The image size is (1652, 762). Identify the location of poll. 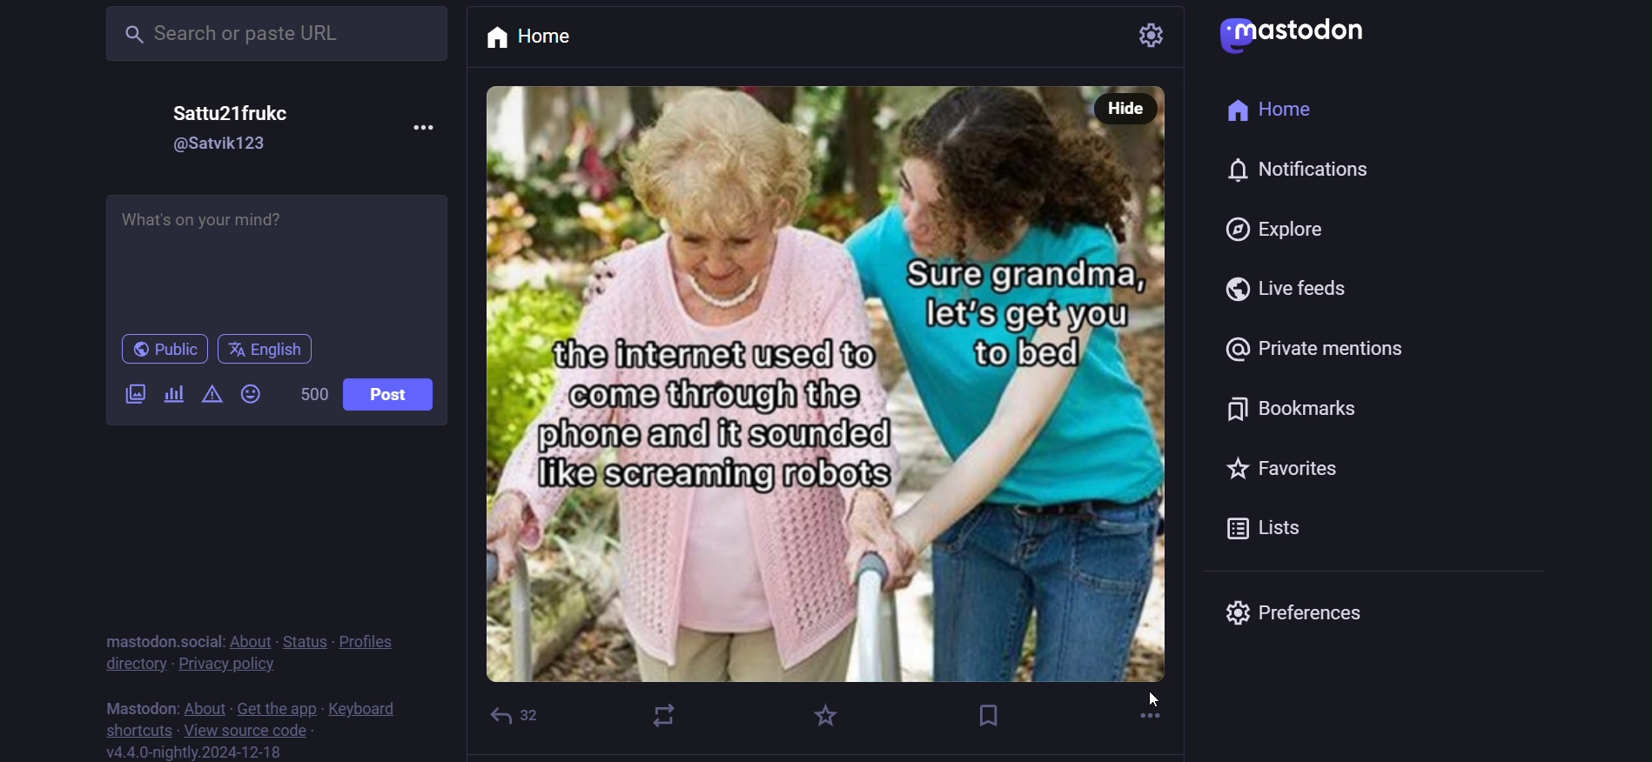
(172, 393).